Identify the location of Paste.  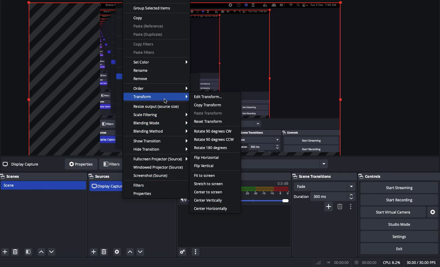
(148, 35).